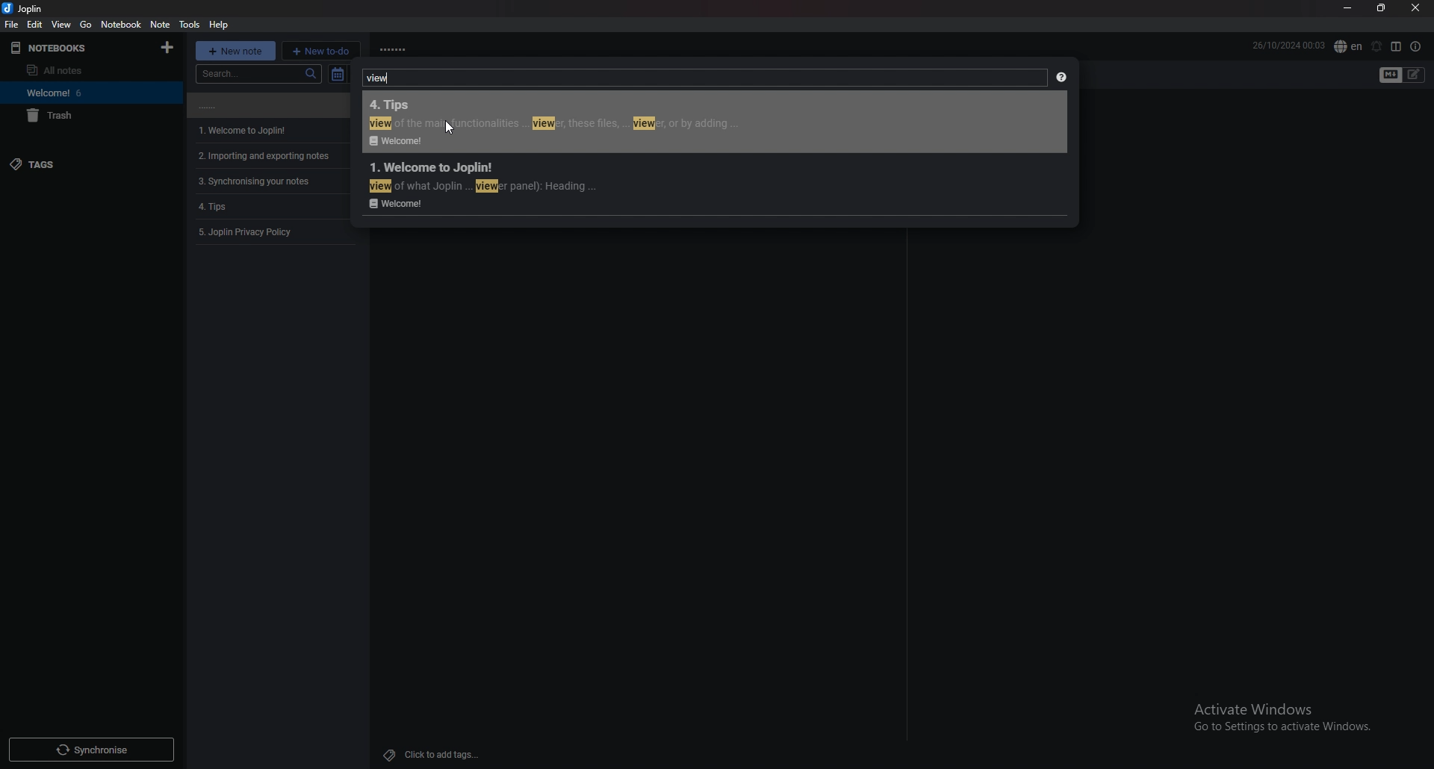  What do you see at coordinates (82, 164) in the screenshot?
I see `tags` at bounding box center [82, 164].